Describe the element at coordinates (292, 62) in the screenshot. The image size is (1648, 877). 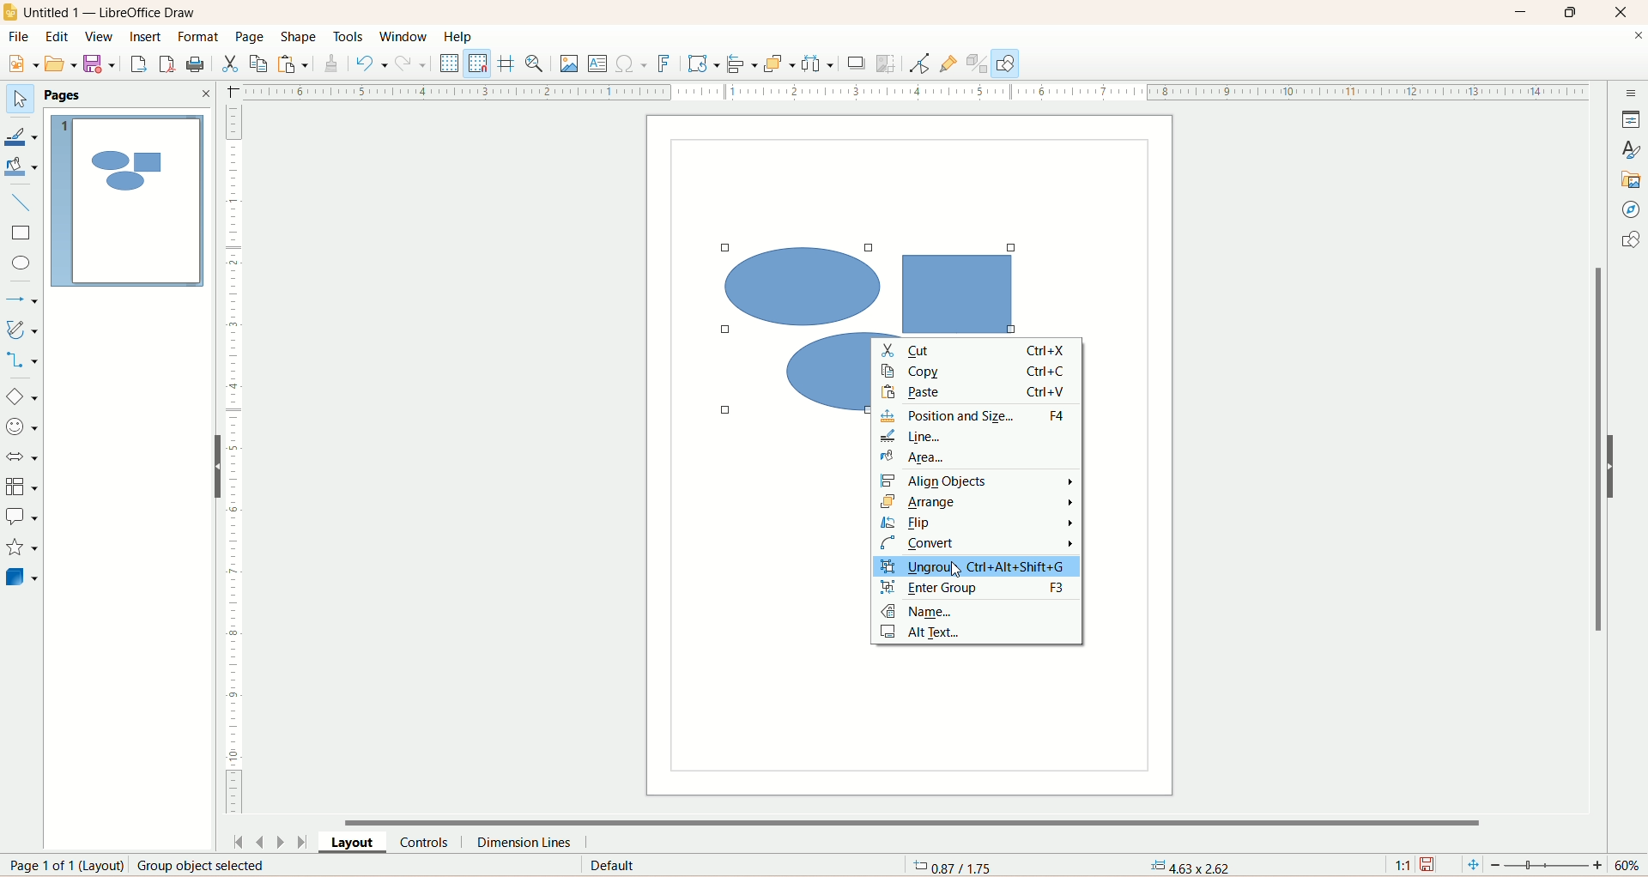
I see `paste` at that location.